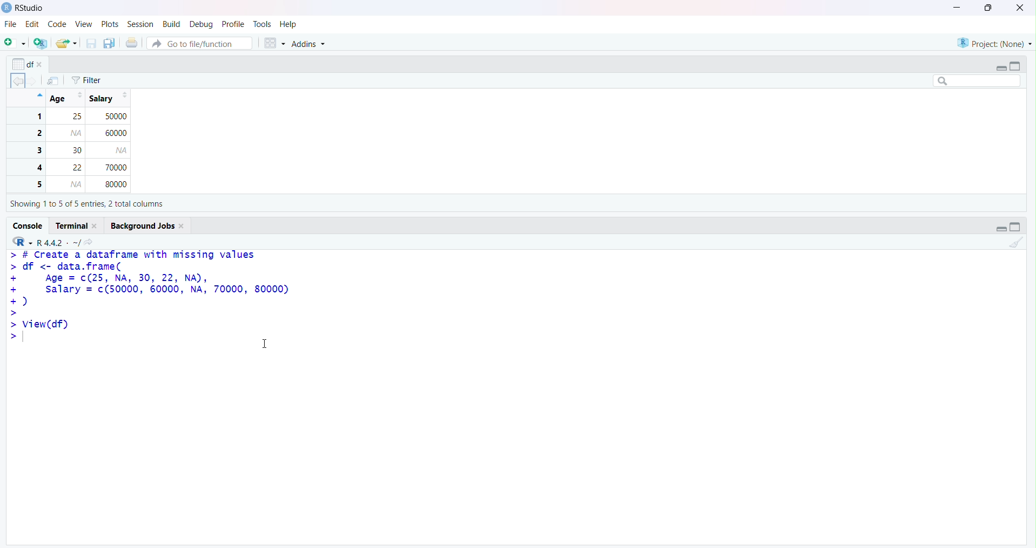 The width and height of the screenshot is (1036, 548). I want to click on Plots, so click(108, 24).